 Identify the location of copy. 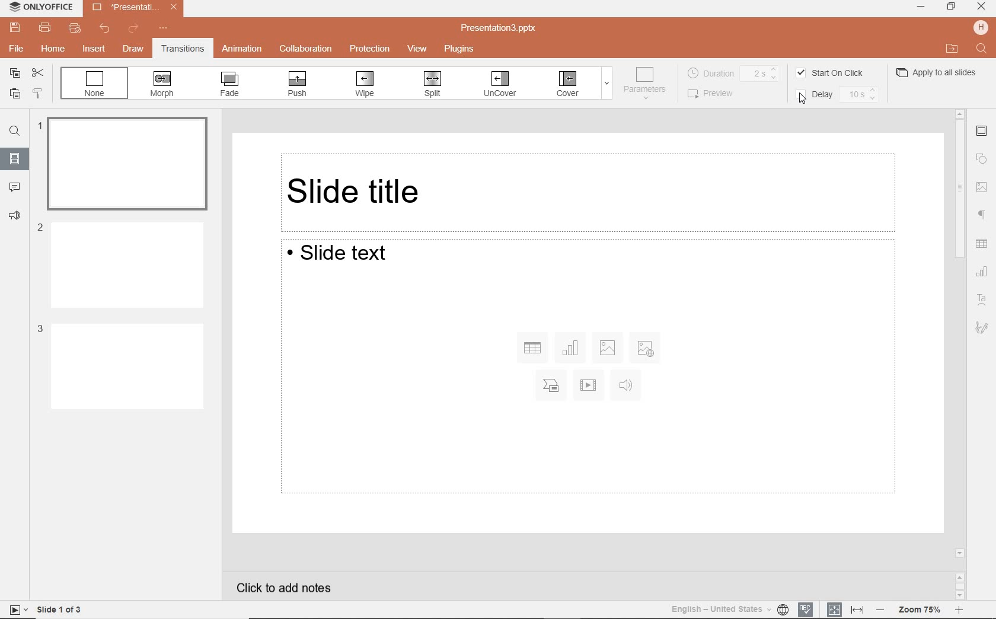
(12, 74).